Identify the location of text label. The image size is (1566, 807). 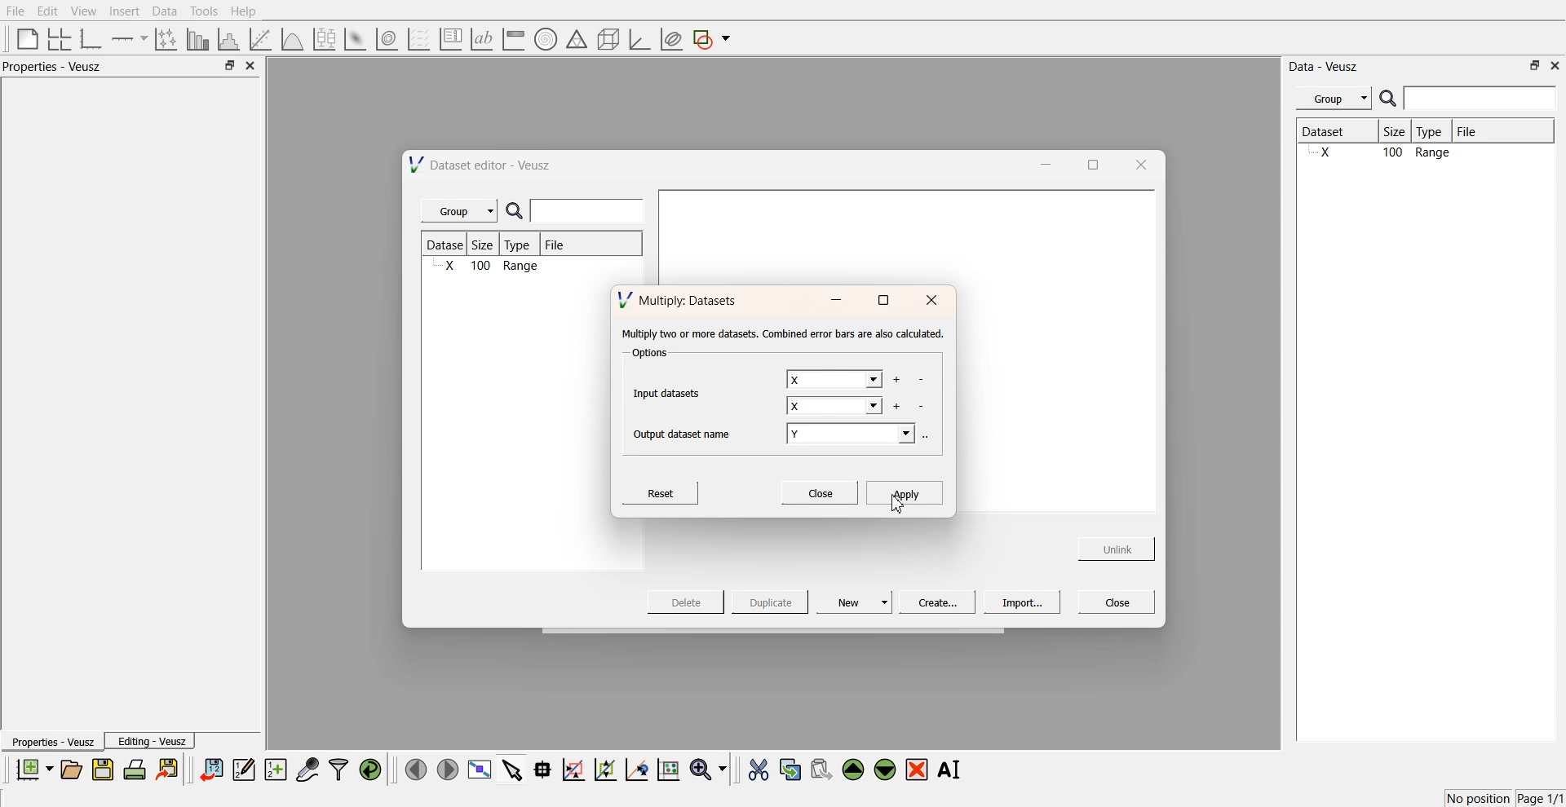
(480, 39).